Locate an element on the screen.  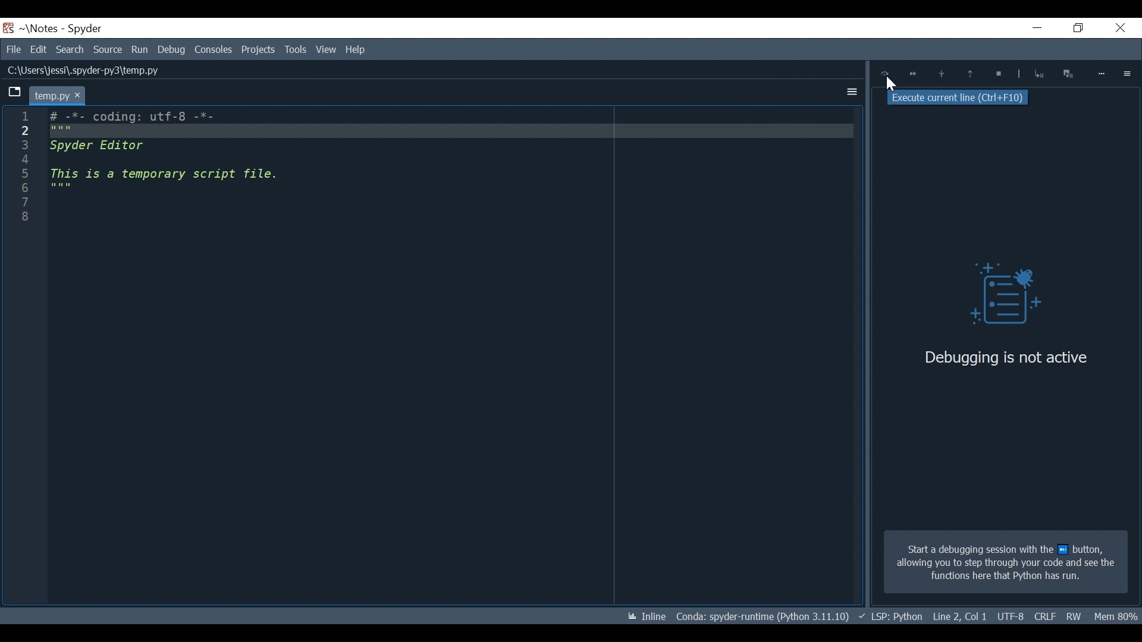
Edit is located at coordinates (38, 49).